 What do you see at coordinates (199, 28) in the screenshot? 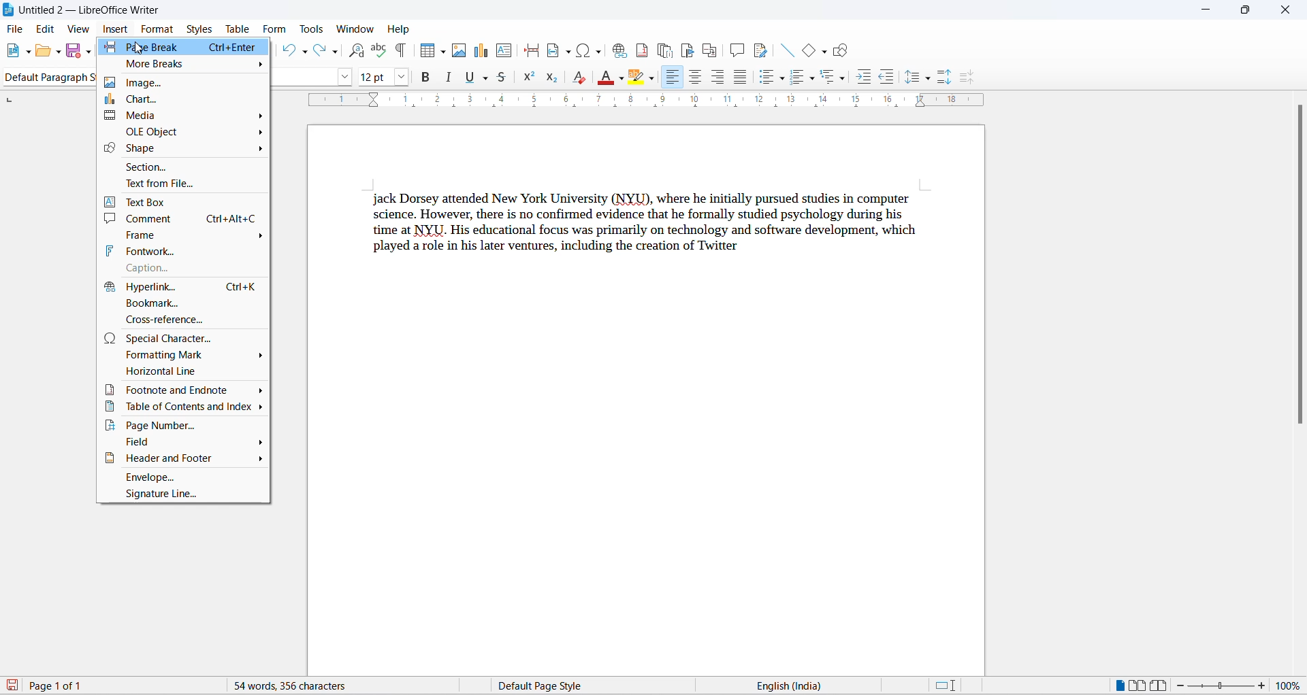
I see `styles` at bounding box center [199, 28].